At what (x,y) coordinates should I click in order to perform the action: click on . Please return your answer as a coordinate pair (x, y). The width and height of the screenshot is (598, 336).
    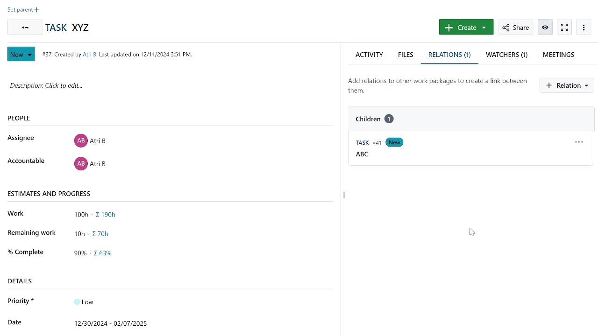
    Looking at the image, I should click on (90, 301).